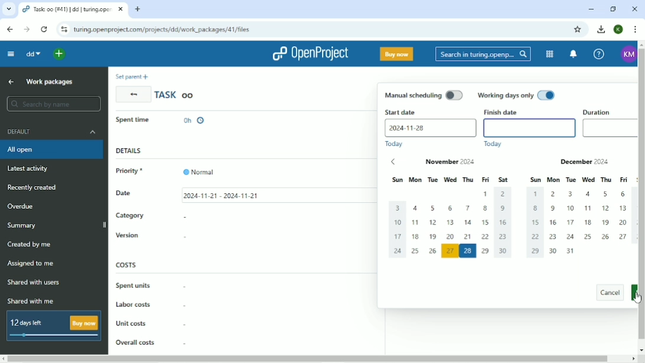 This screenshot has height=363, width=645. What do you see at coordinates (607, 111) in the screenshot?
I see `Duration` at bounding box center [607, 111].